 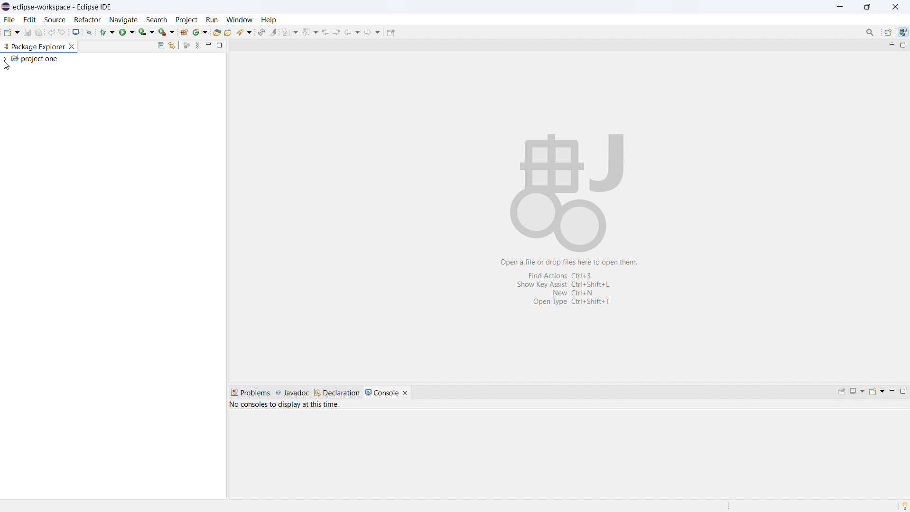 I want to click on link to editor, so click(x=172, y=45).